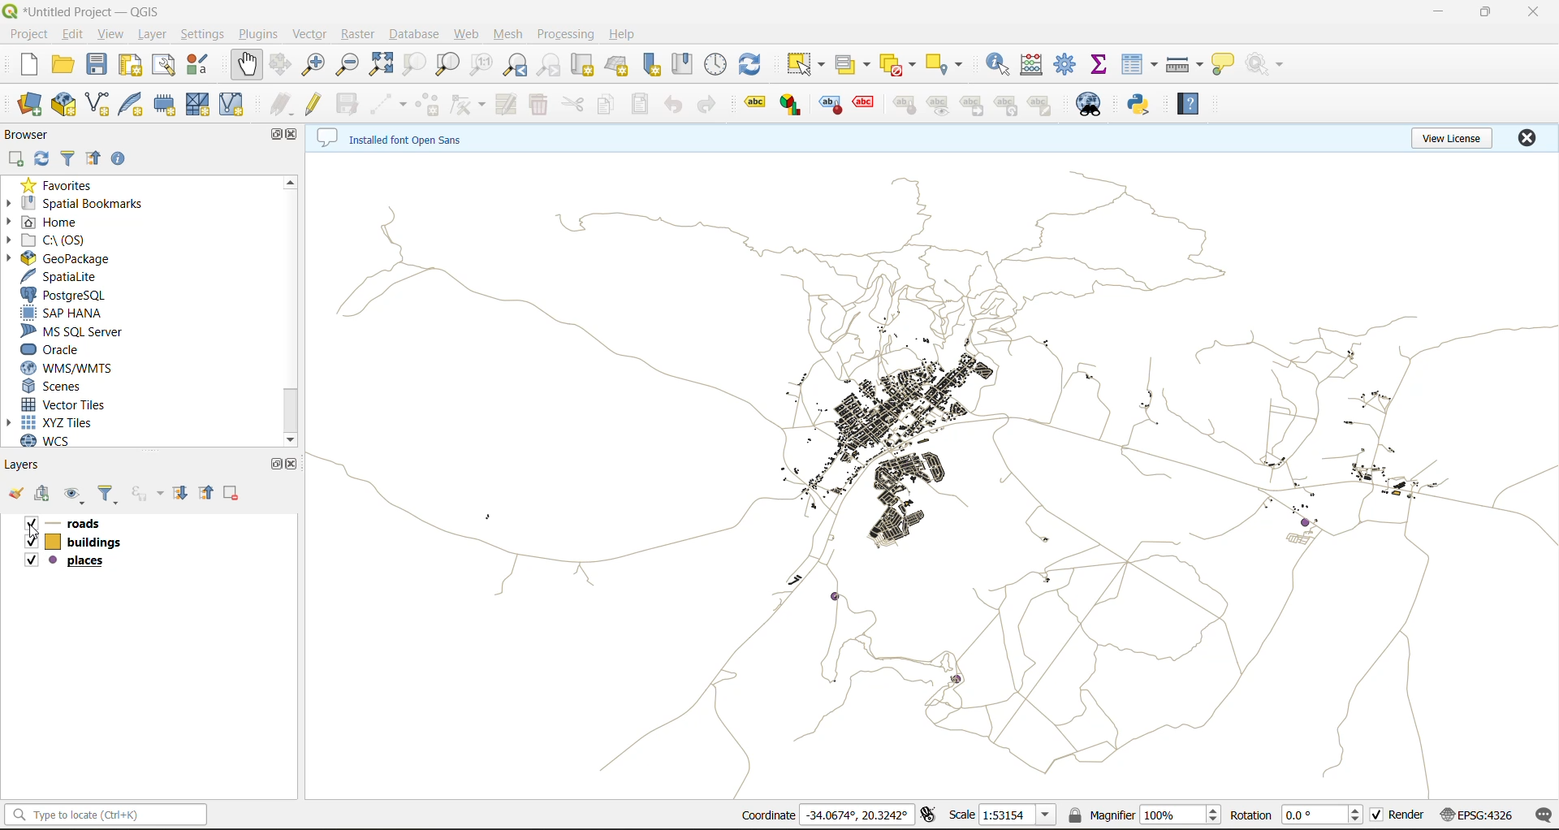 Image resolution: width=1559 pixels, height=830 pixels. What do you see at coordinates (1006, 106) in the screenshot?
I see `labels toolbar 8` at bounding box center [1006, 106].